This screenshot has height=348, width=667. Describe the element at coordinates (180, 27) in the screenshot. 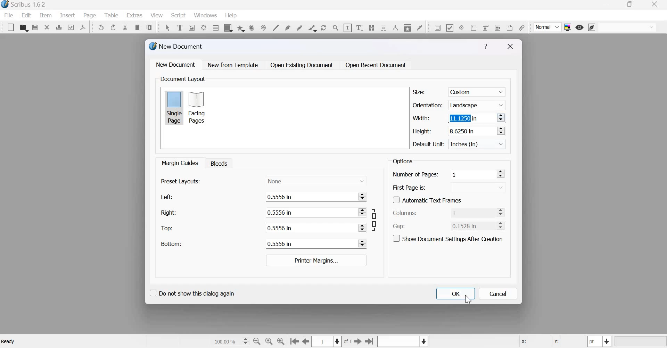

I see `Text frame` at that location.